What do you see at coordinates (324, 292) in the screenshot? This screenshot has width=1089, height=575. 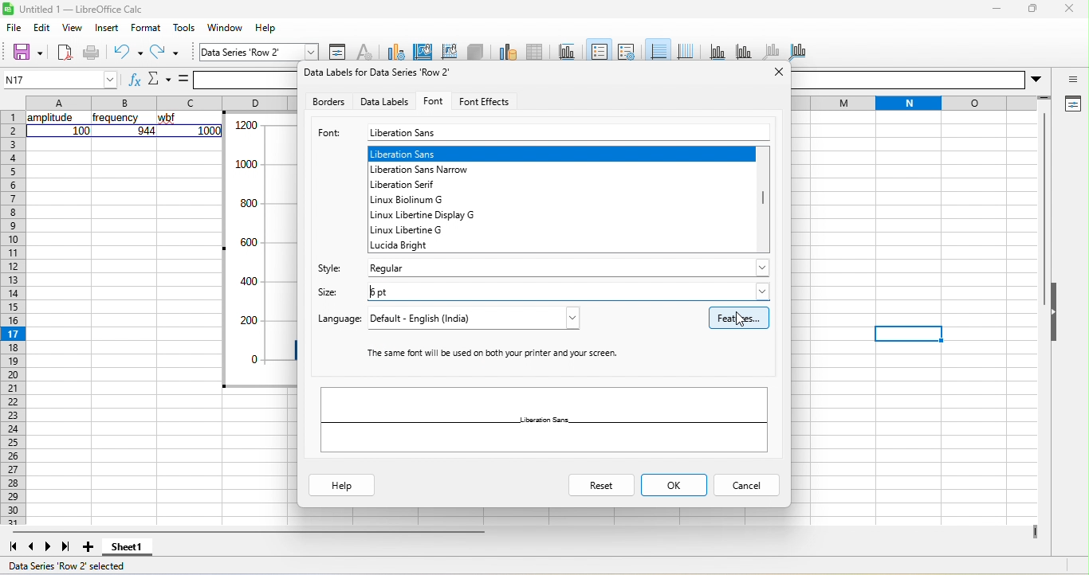 I see `size` at bounding box center [324, 292].